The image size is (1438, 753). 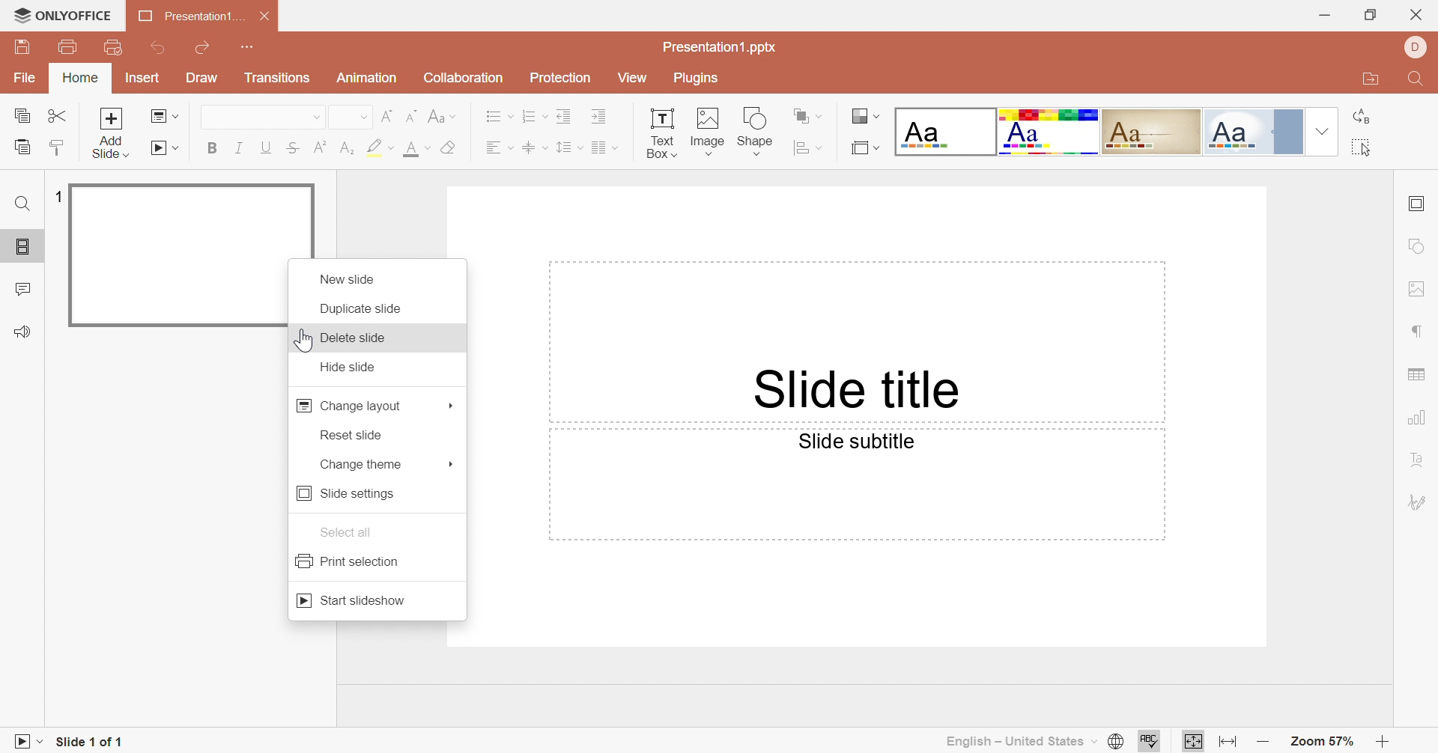 What do you see at coordinates (1322, 15) in the screenshot?
I see `Minimize` at bounding box center [1322, 15].